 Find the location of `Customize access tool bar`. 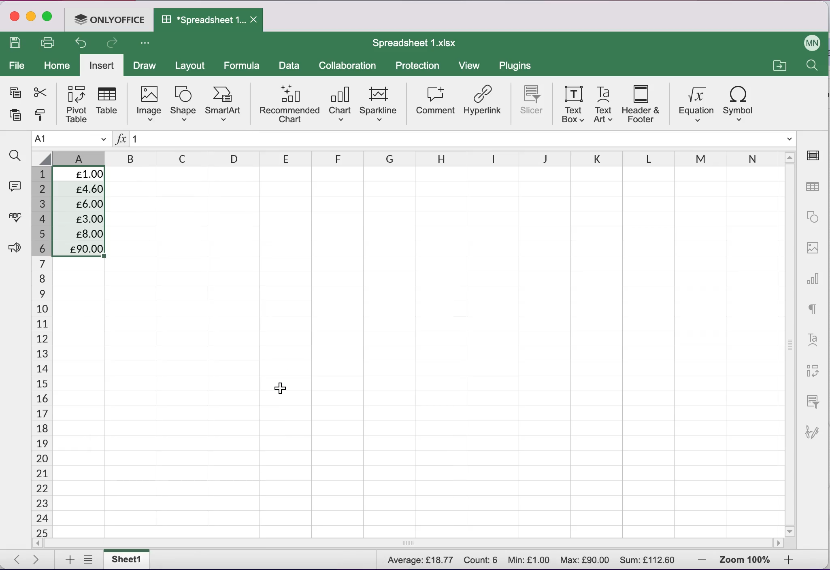

Customize access tool bar is located at coordinates (145, 43).